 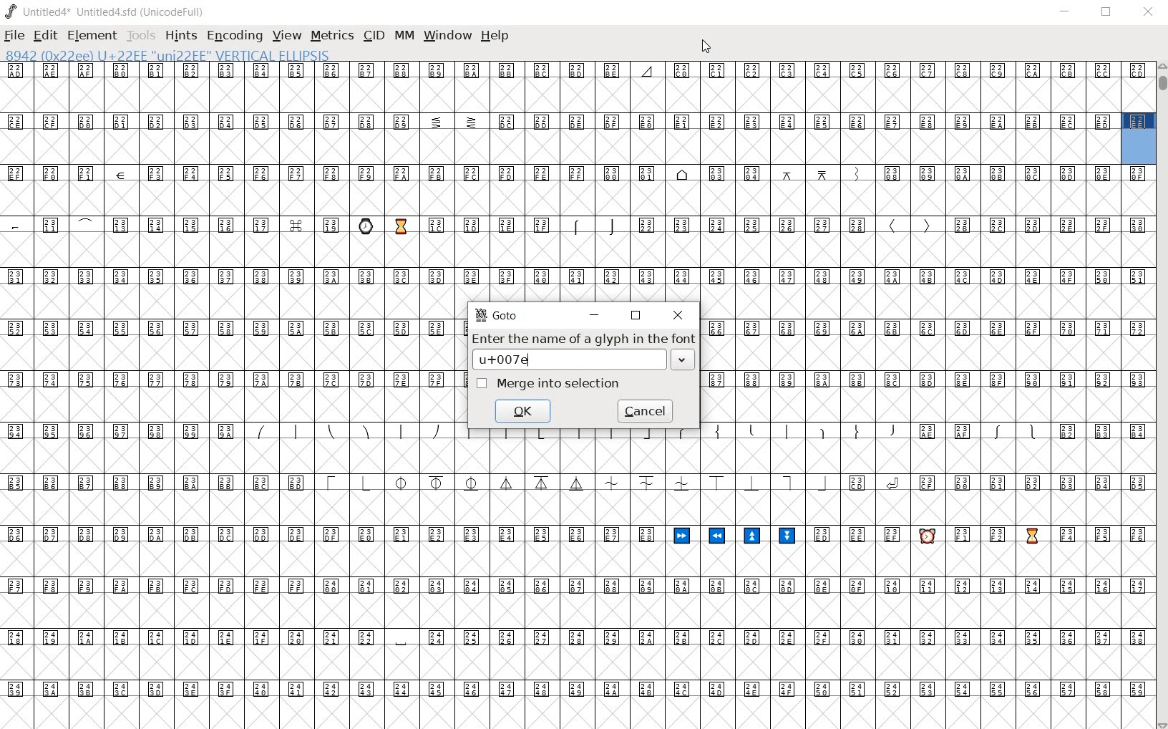 What do you see at coordinates (498, 314) in the screenshot?
I see `GoTo` at bounding box center [498, 314].